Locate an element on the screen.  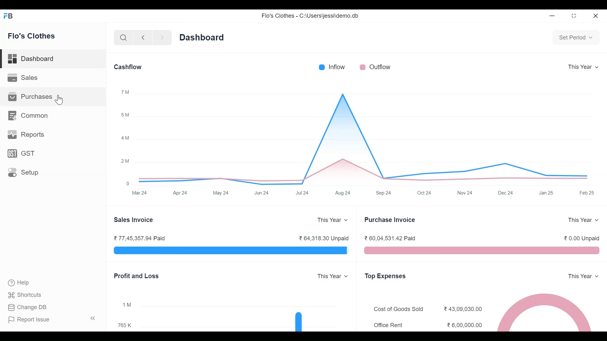
Dashboard is located at coordinates (52, 59).